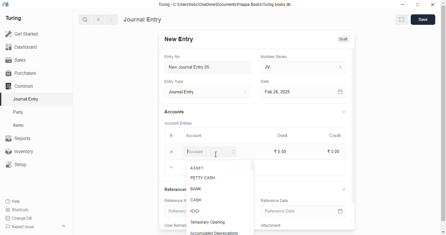 The height and width of the screenshot is (235, 446). I want to click on Date, so click(265, 81).